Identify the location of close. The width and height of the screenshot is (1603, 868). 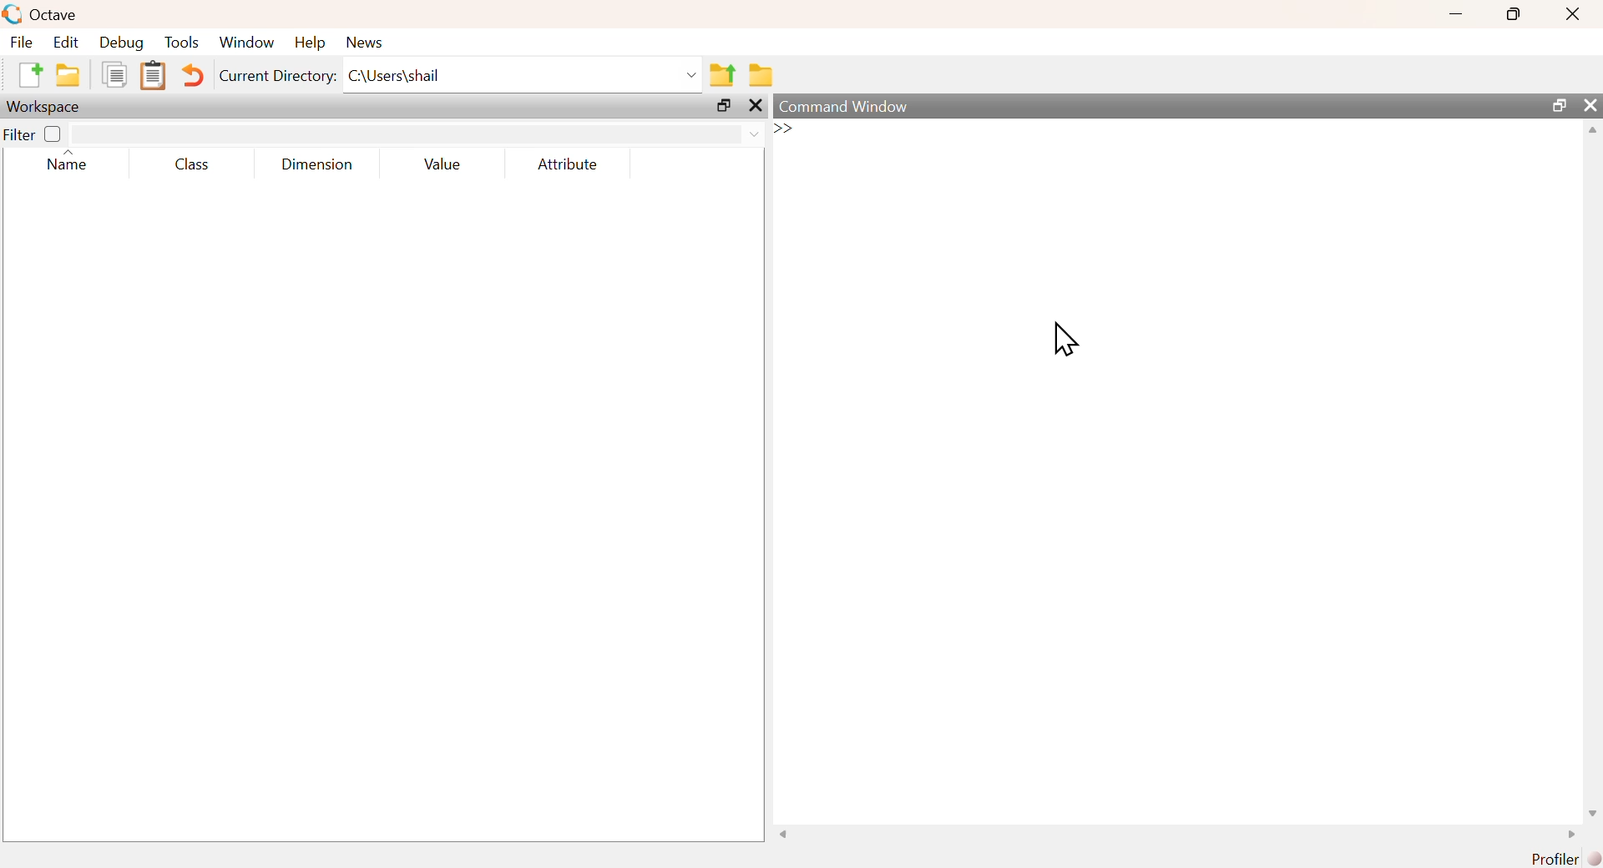
(1573, 14).